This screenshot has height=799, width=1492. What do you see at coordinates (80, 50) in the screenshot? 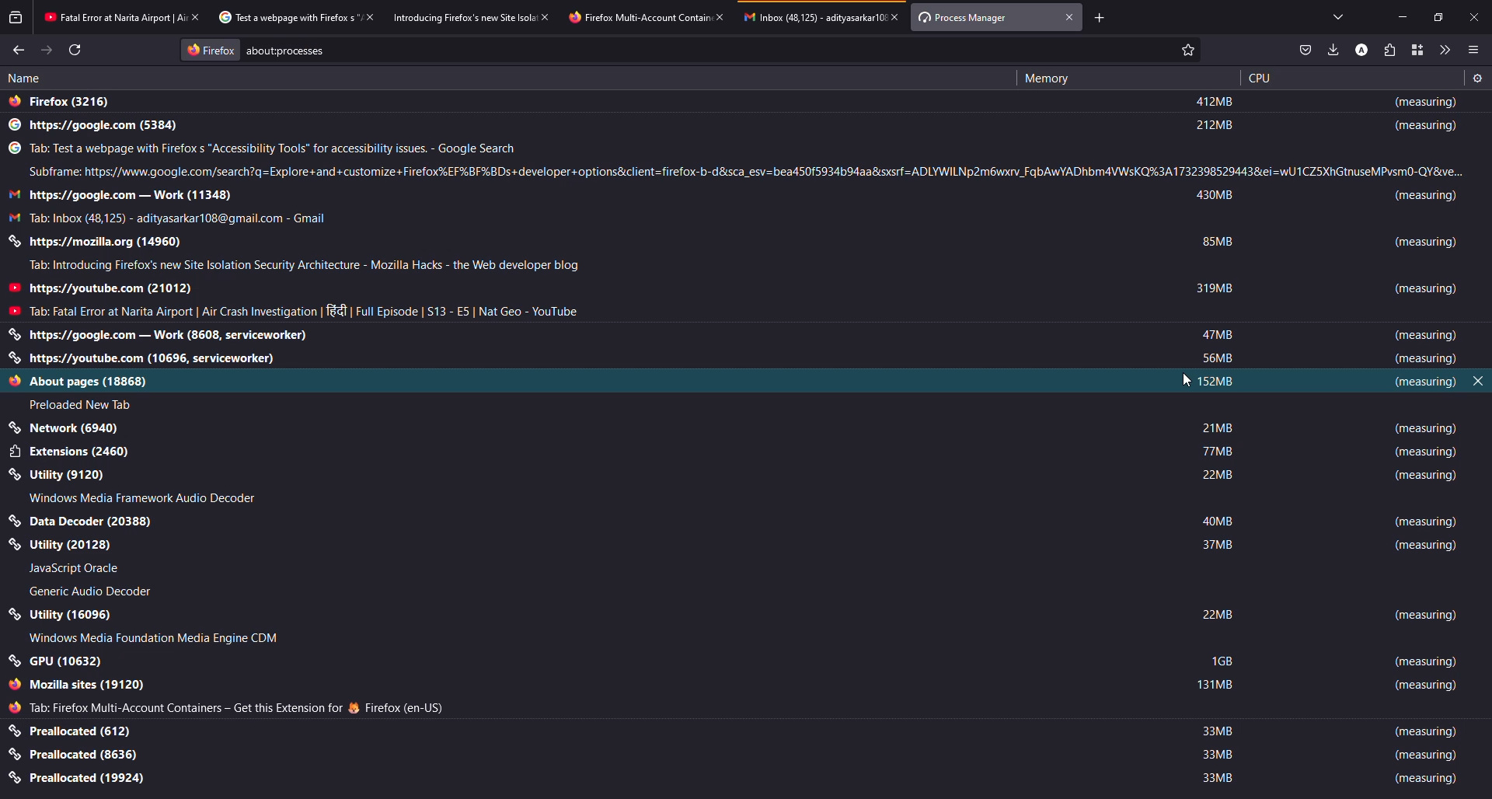
I see `refresh` at bounding box center [80, 50].